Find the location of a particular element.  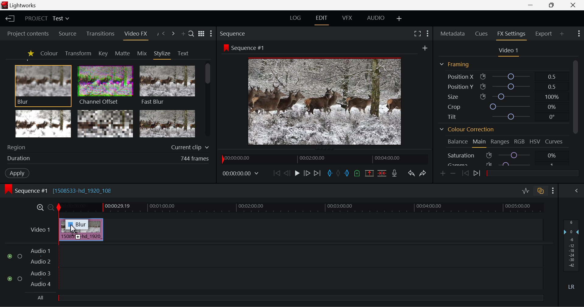

RGB is located at coordinates (520, 142).